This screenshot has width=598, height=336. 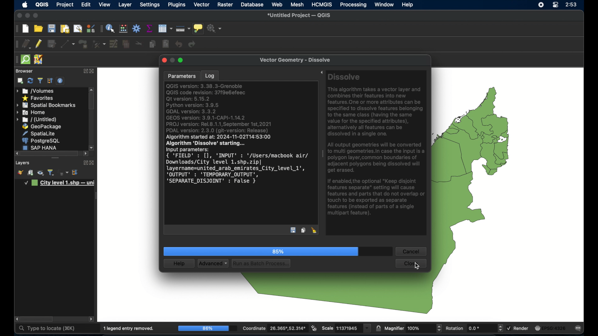 I want to click on no action selected, so click(x=216, y=29).